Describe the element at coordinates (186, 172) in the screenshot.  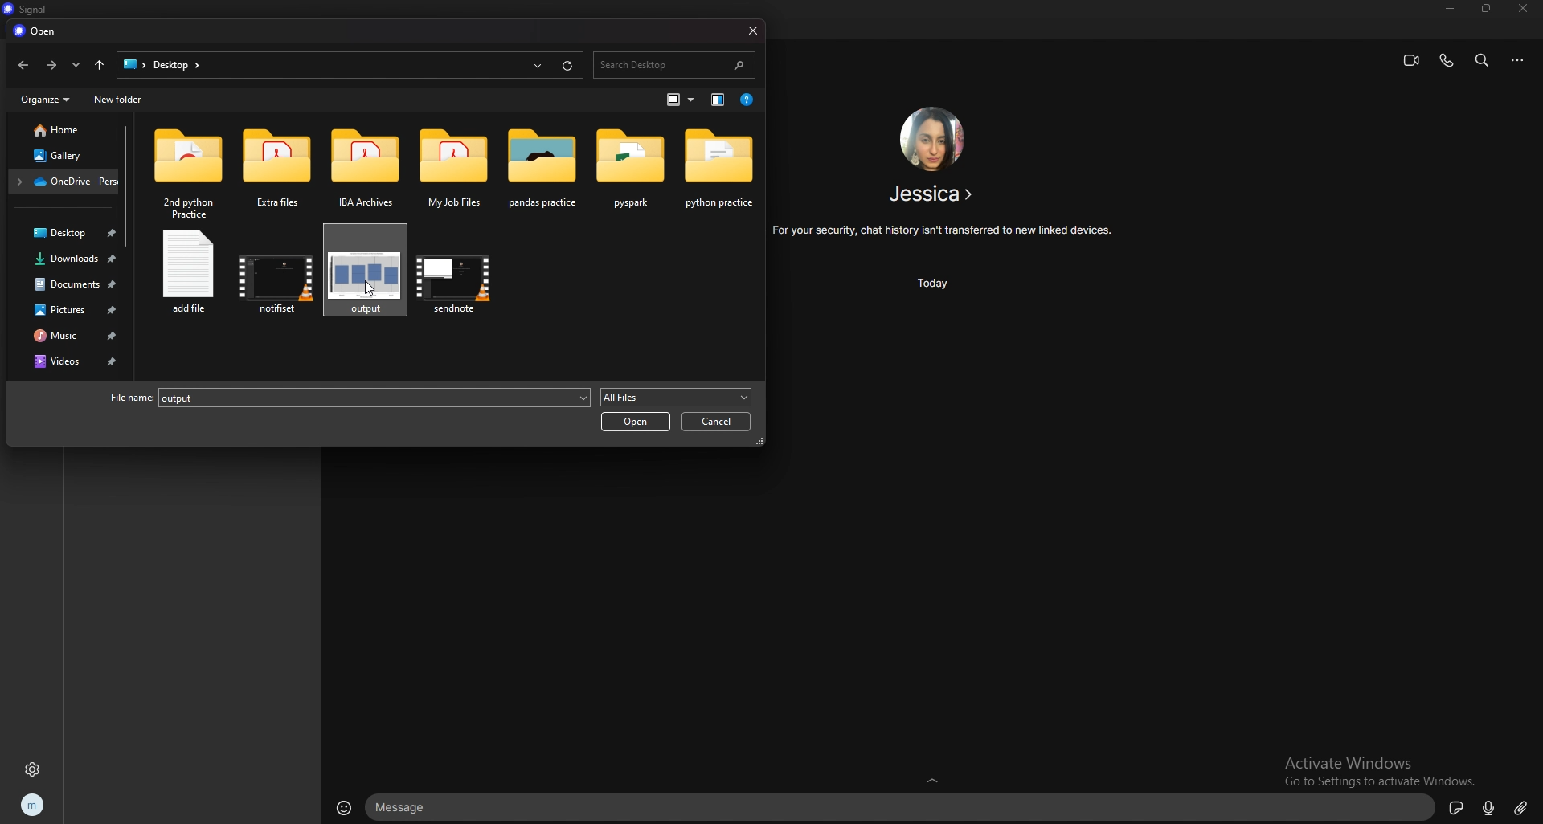
I see `folder` at that location.